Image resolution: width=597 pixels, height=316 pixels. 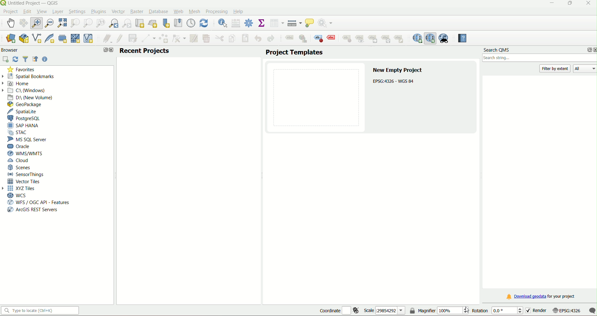 What do you see at coordinates (90, 38) in the screenshot?
I see `new virtual layer` at bounding box center [90, 38].